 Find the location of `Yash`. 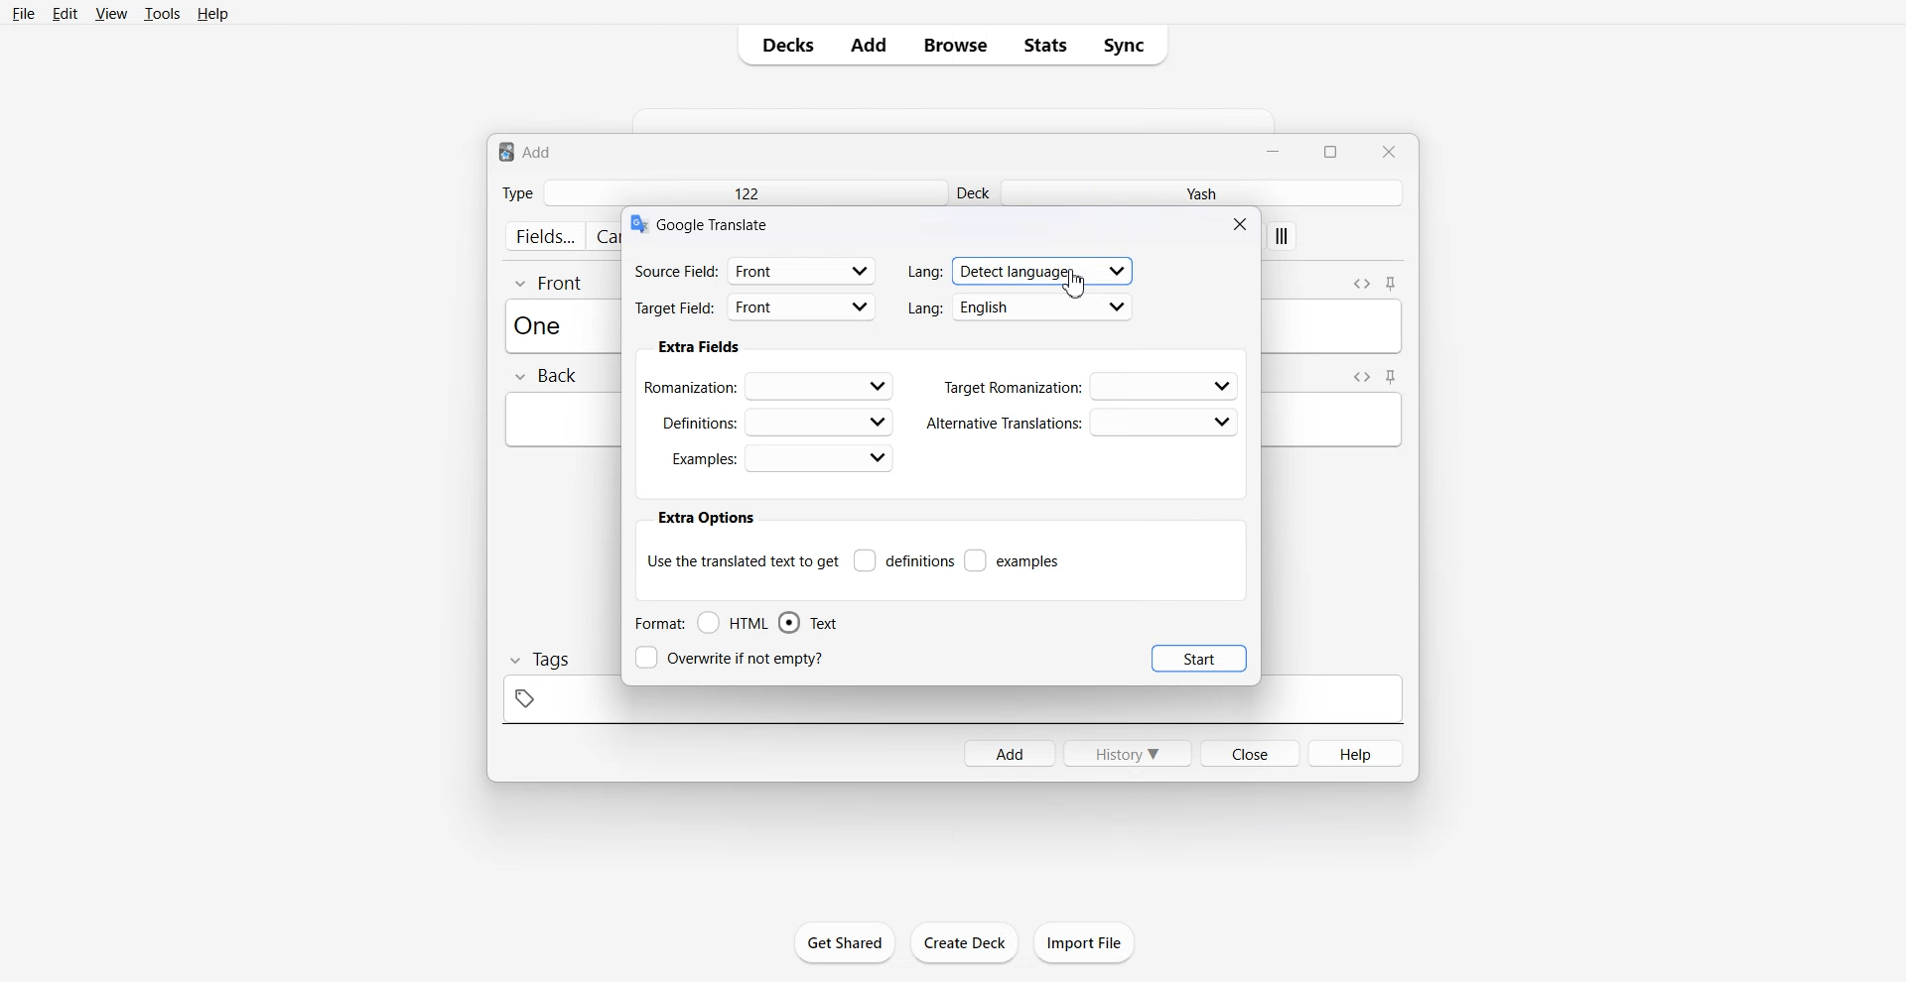

Yash is located at coordinates (1206, 193).